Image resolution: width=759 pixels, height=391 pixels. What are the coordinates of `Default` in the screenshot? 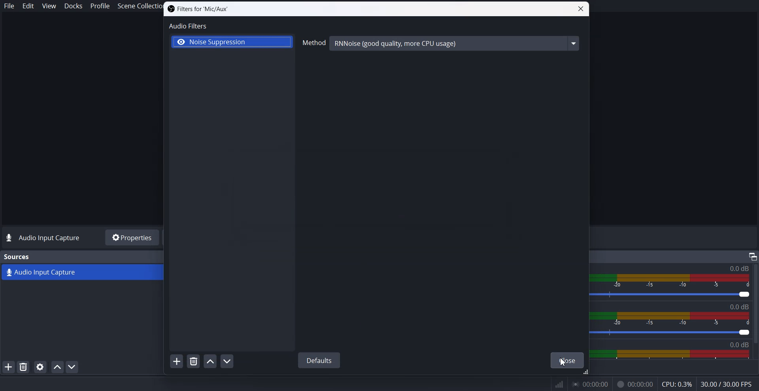 It's located at (319, 359).